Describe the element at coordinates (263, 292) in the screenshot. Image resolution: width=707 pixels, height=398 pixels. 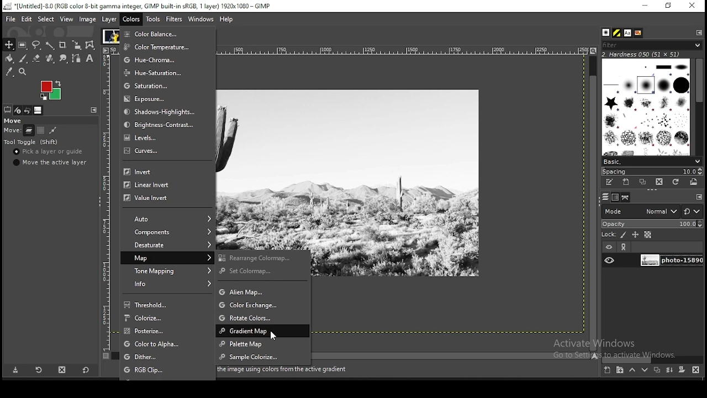
I see `alien map` at that location.